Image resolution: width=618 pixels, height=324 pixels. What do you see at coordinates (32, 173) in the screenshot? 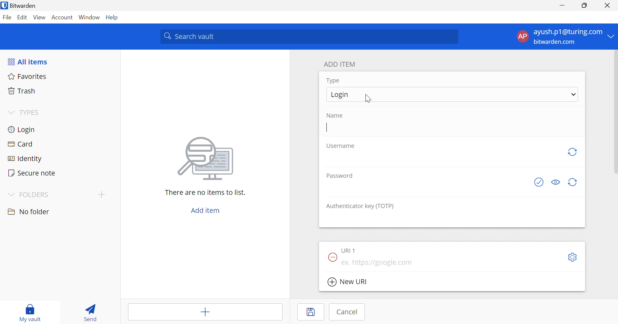
I see `Secure note` at bounding box center [32, 173].